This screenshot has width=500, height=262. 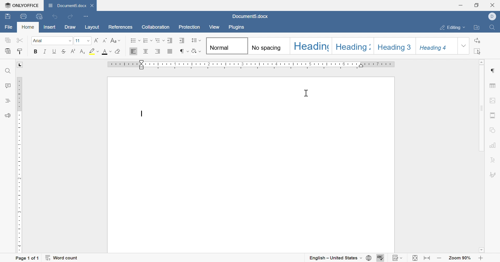 What do you see at coordinates (133, 51) in the screenshot?
I see `align left` at bounding box center [133, 51].